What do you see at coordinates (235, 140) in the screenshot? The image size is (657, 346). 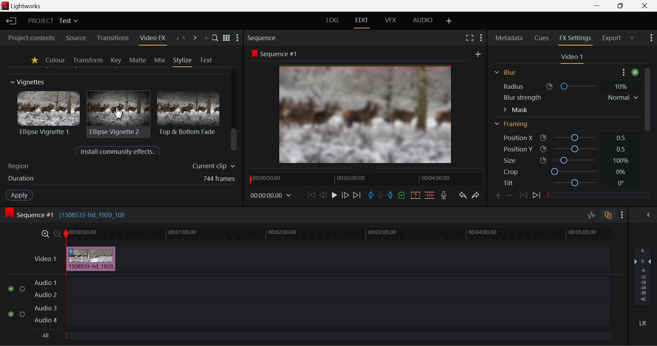 I see `scrollbar` at bounding box center [235, 140].